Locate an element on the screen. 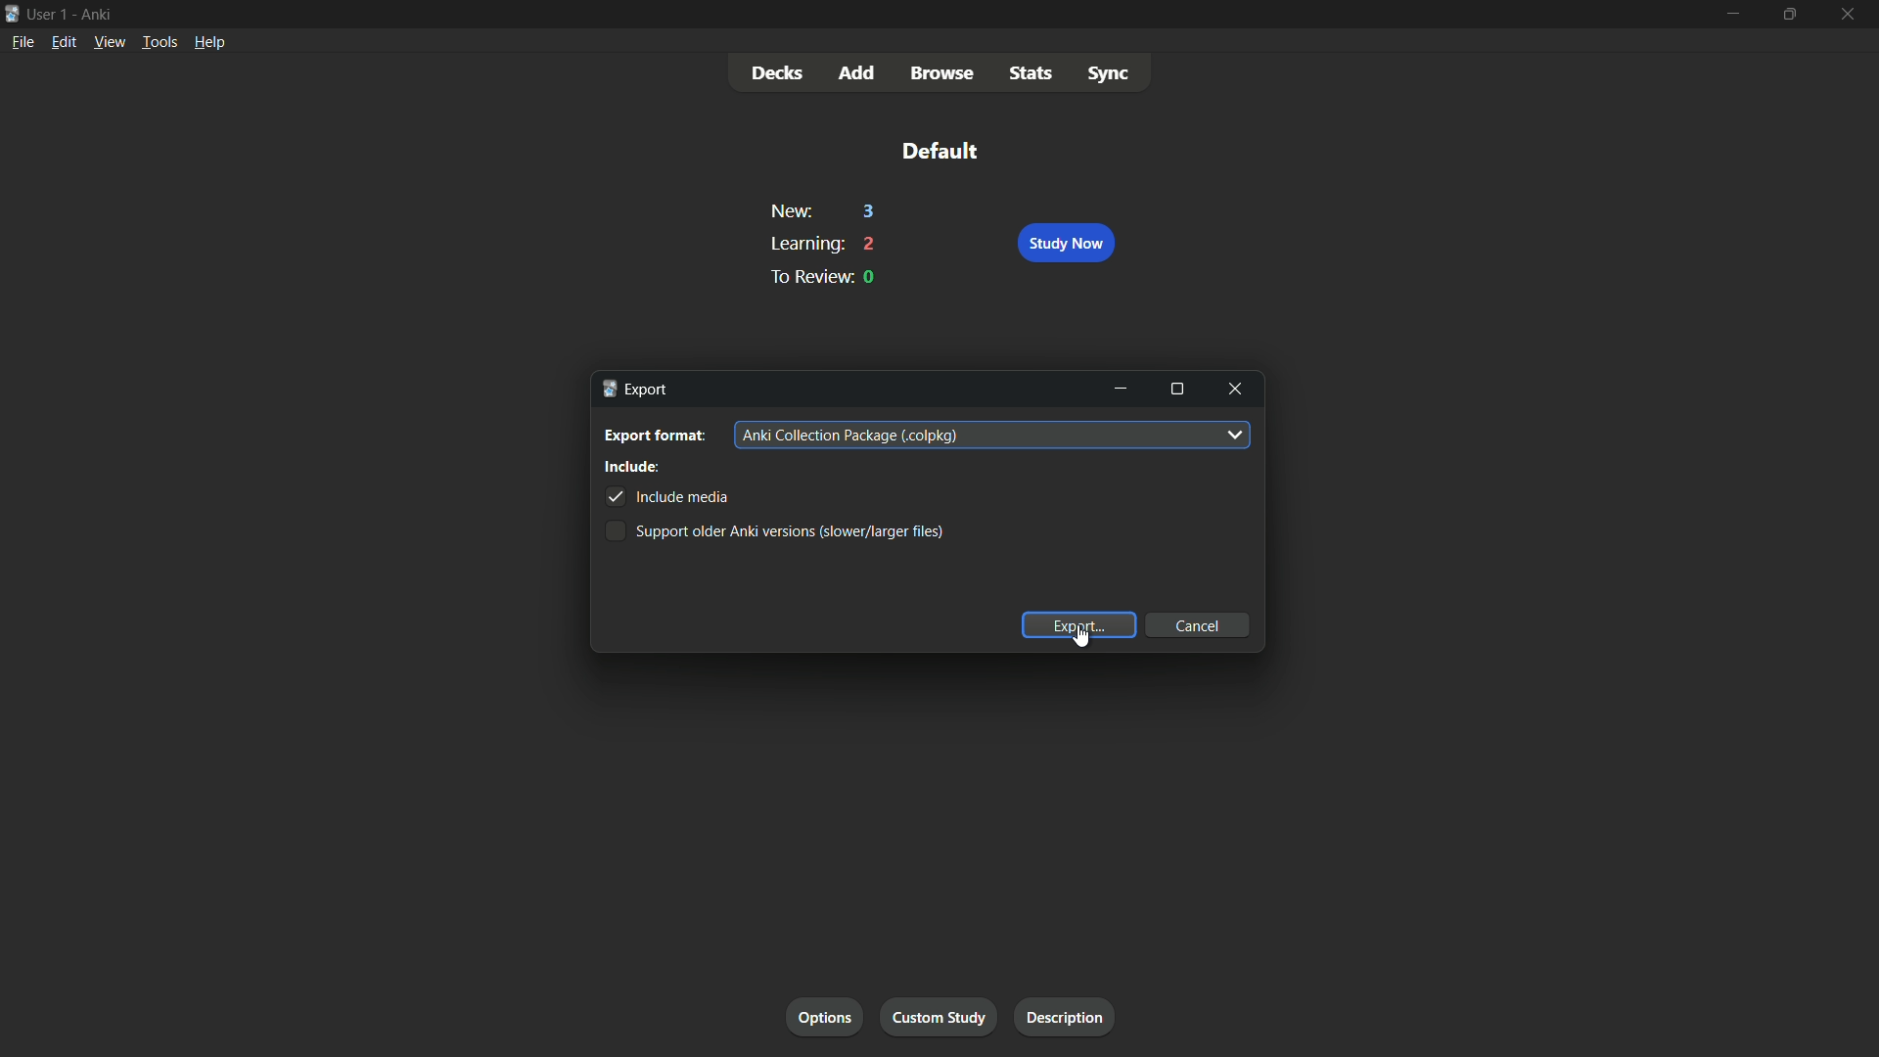 This screenshot has width=1879, height=1057. user 1 is located at coordinates (50, 14).